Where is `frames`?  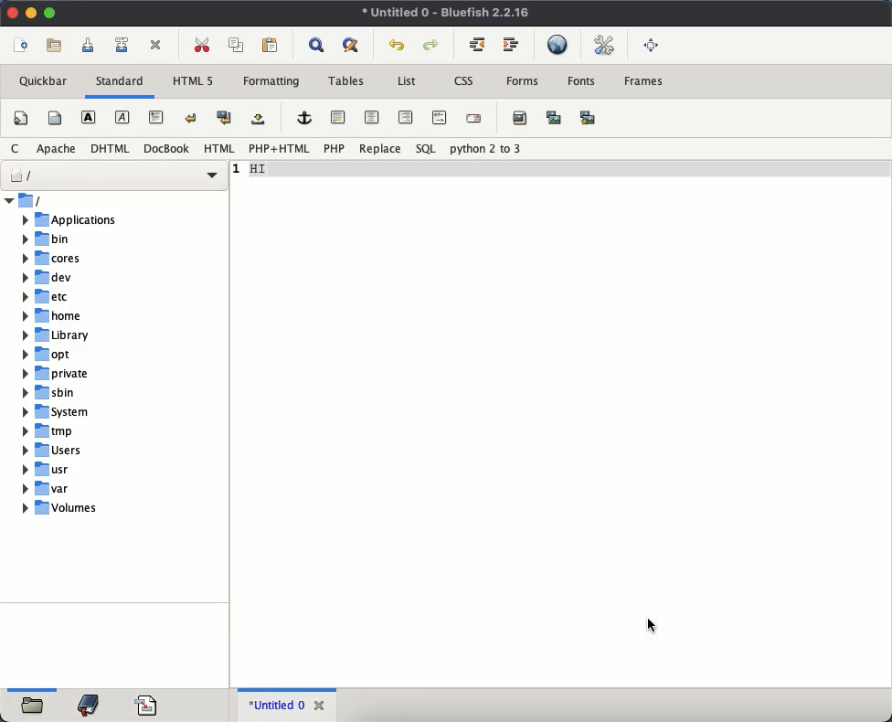
frames is located at coordinates (643, 82).